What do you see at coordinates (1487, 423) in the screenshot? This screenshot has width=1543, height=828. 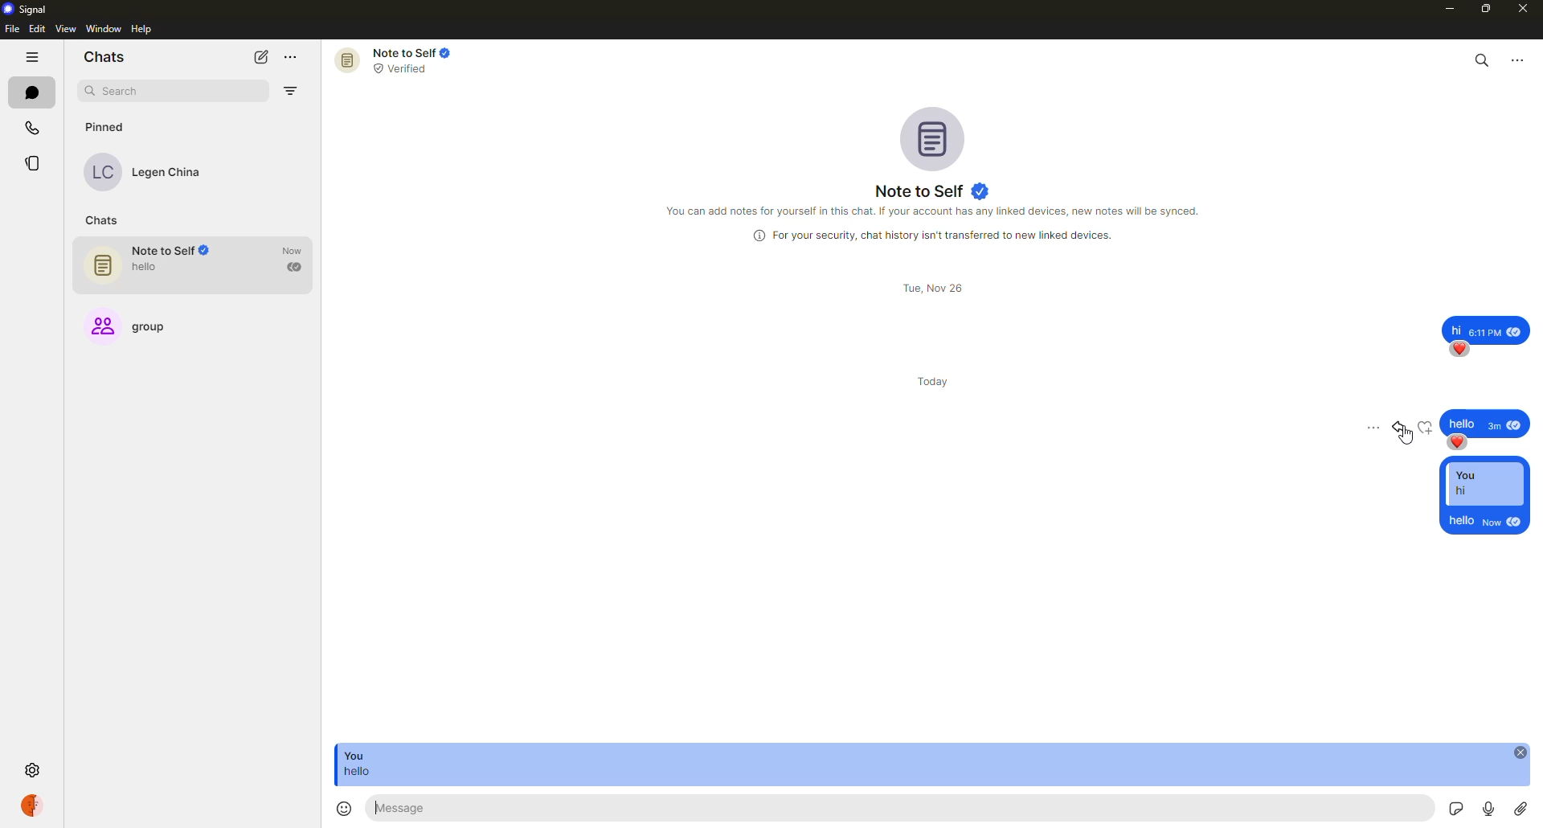 I see `message` at bounding box center [1487, 423].